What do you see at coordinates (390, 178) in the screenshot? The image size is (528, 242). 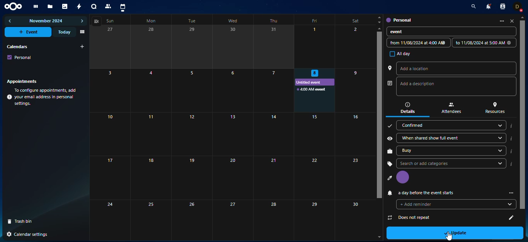 I see `profile` at bounding box center [390, 178].